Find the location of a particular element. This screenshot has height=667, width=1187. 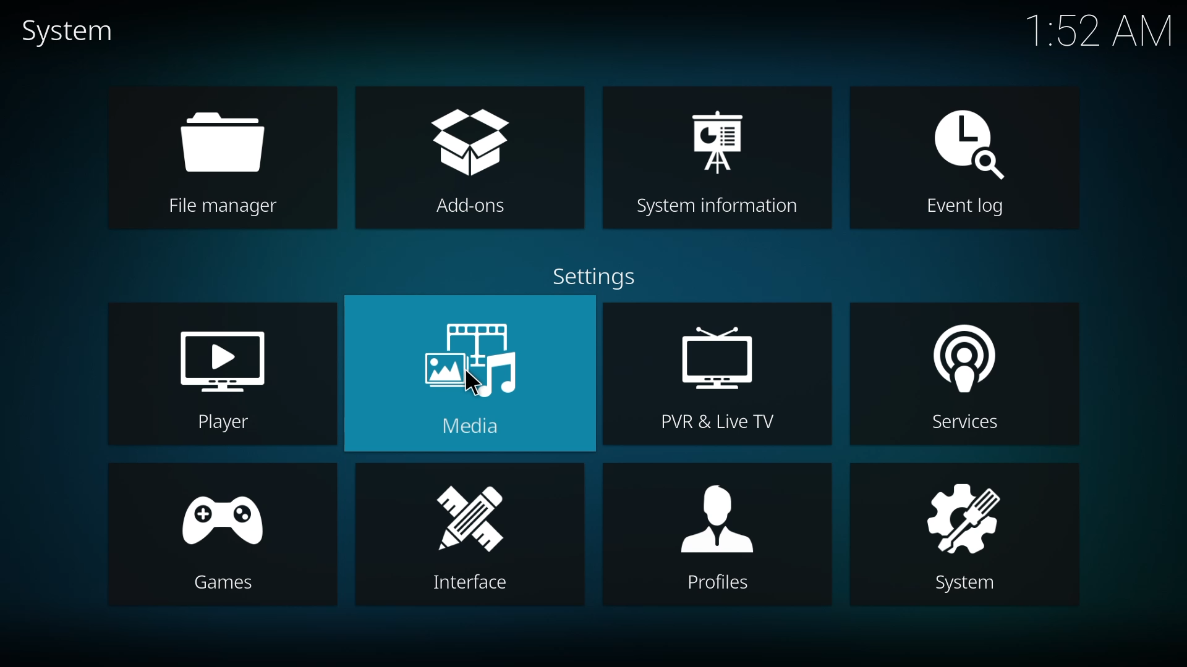

games is located at coordinates (216, 540).